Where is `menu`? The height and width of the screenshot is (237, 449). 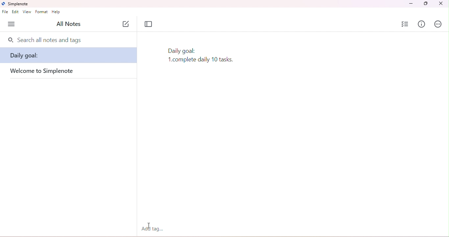 menu is located at coordinates (12, 24).